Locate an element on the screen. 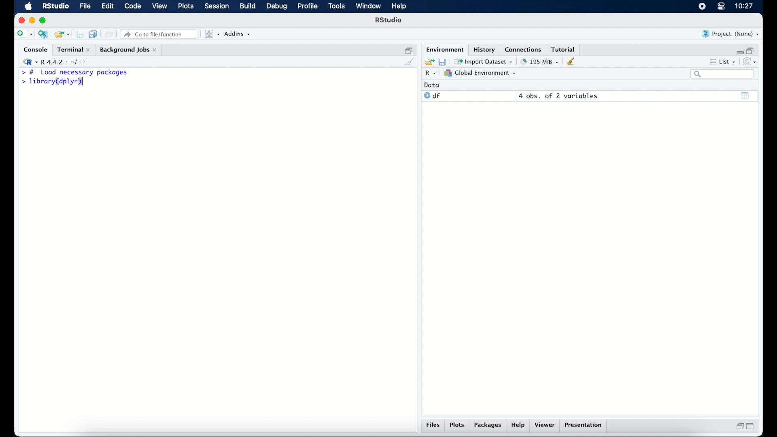 This screenshot has height=437, width=777. maximize is located at coordinates (753, 426).